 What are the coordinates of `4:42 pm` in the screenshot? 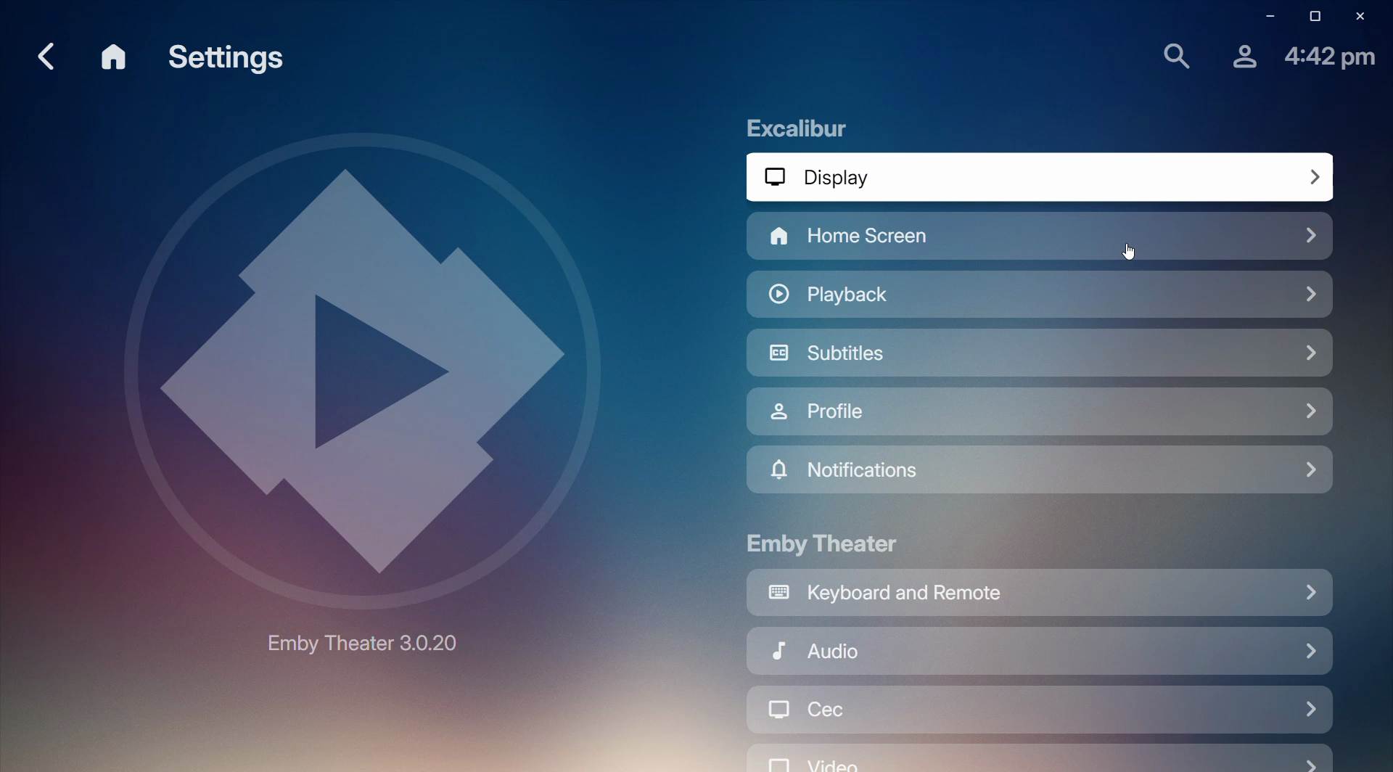 It's located at (1330, 61).